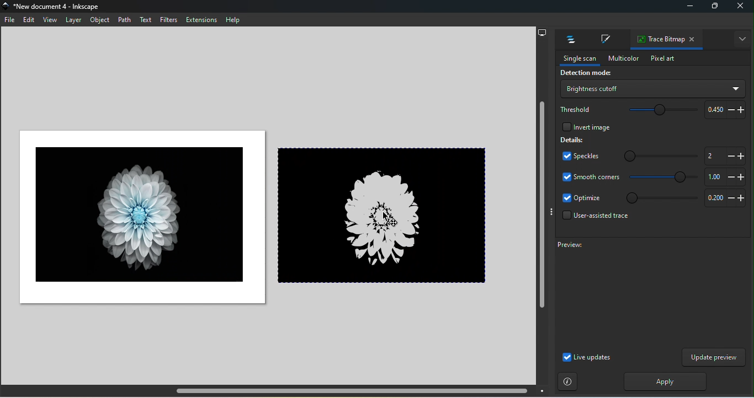 This screenshot has width=754, height=398. I want to click on Apply, so click(662, 381).